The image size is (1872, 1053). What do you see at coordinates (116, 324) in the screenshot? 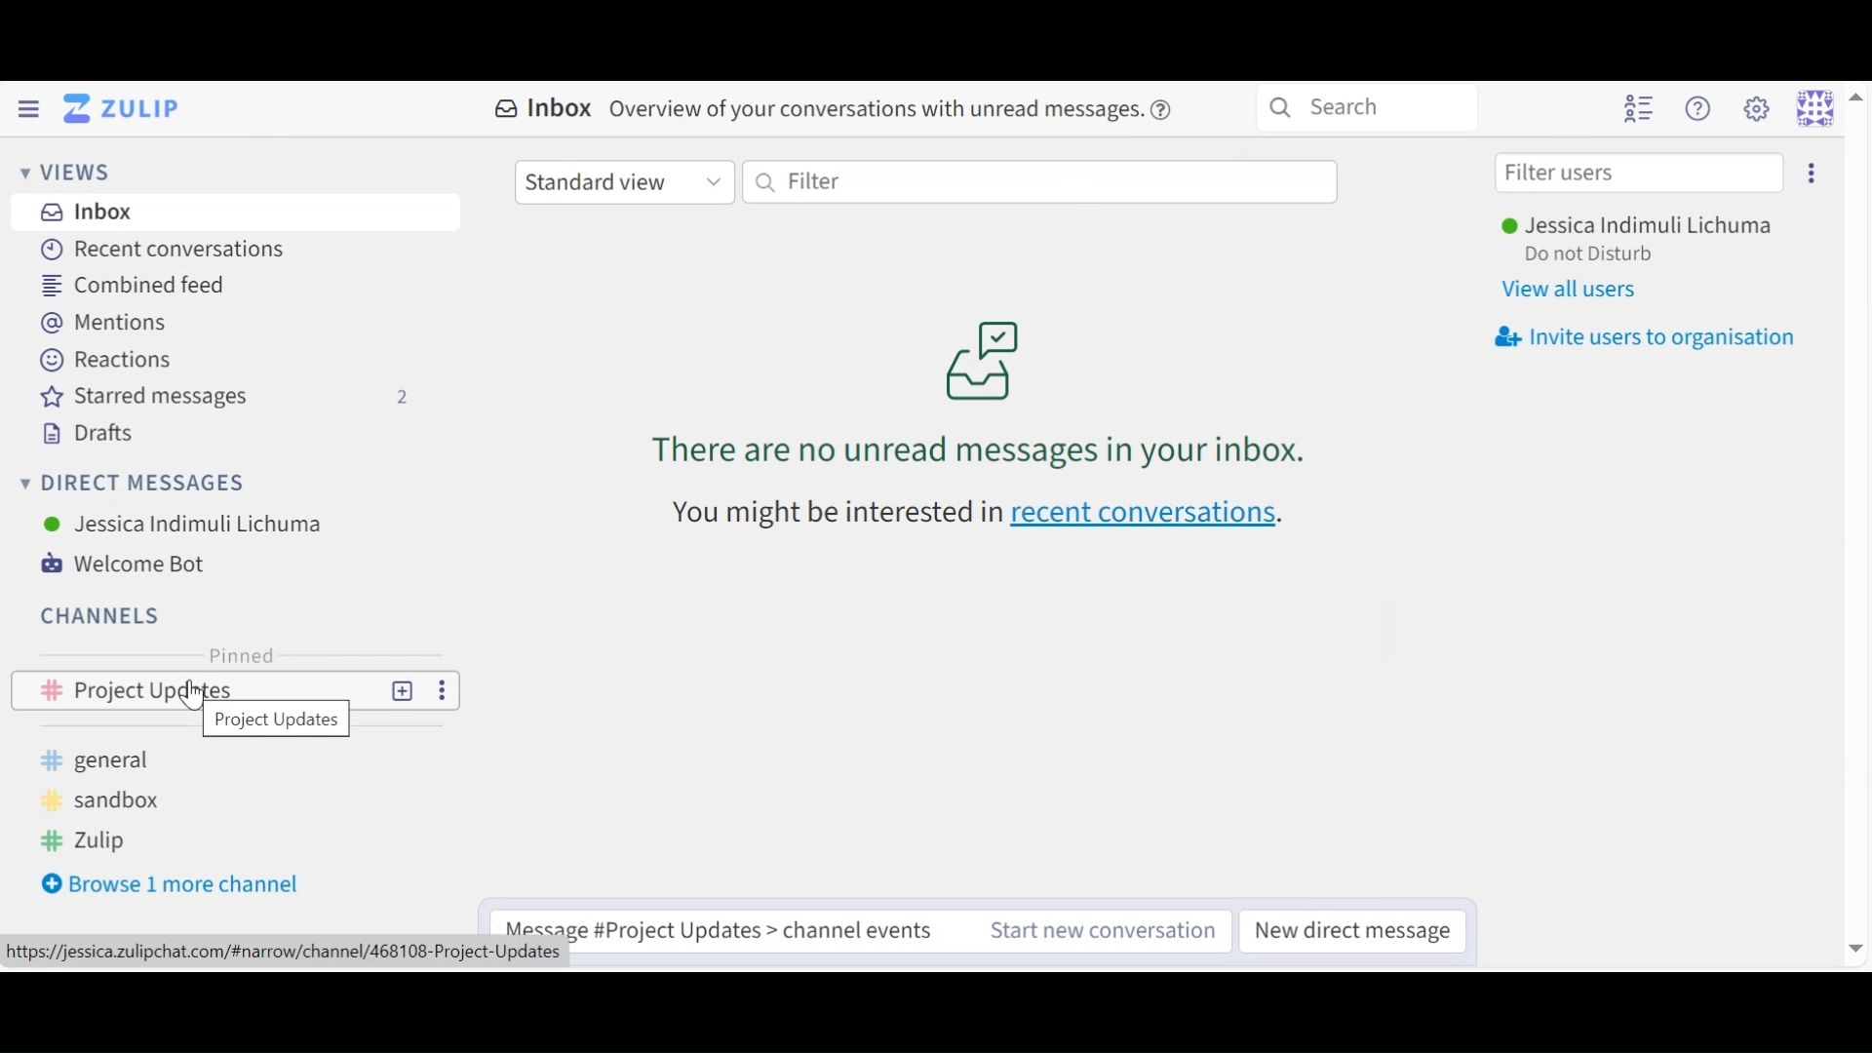
I see `Mentions` at bounding box center [116, 324].